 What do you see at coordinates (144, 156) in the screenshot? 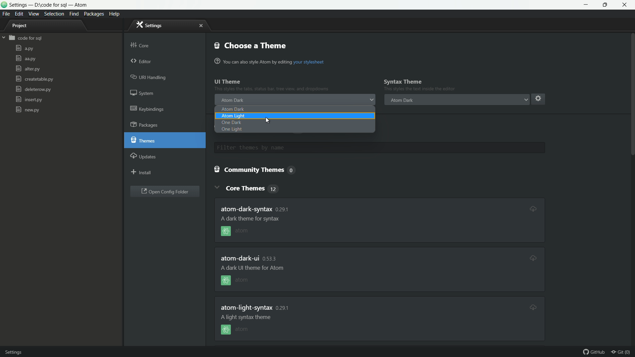
I see `updates` at bounding box center [144, 156].